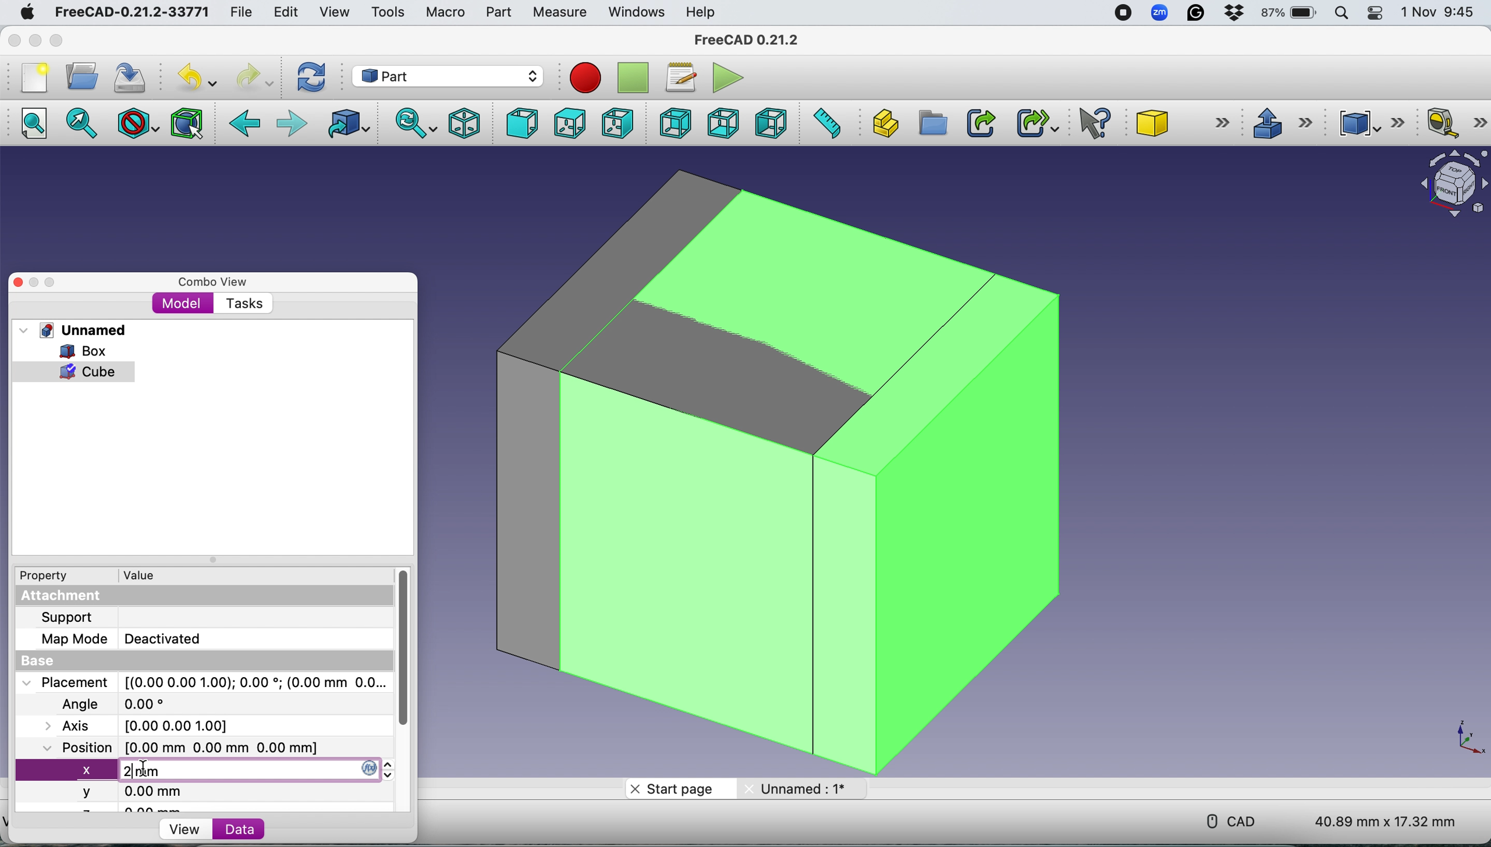  What do you see at coordinates (1290, 13) in the screenshot?
I see `87% battery` at bounding box center [1290, 13].